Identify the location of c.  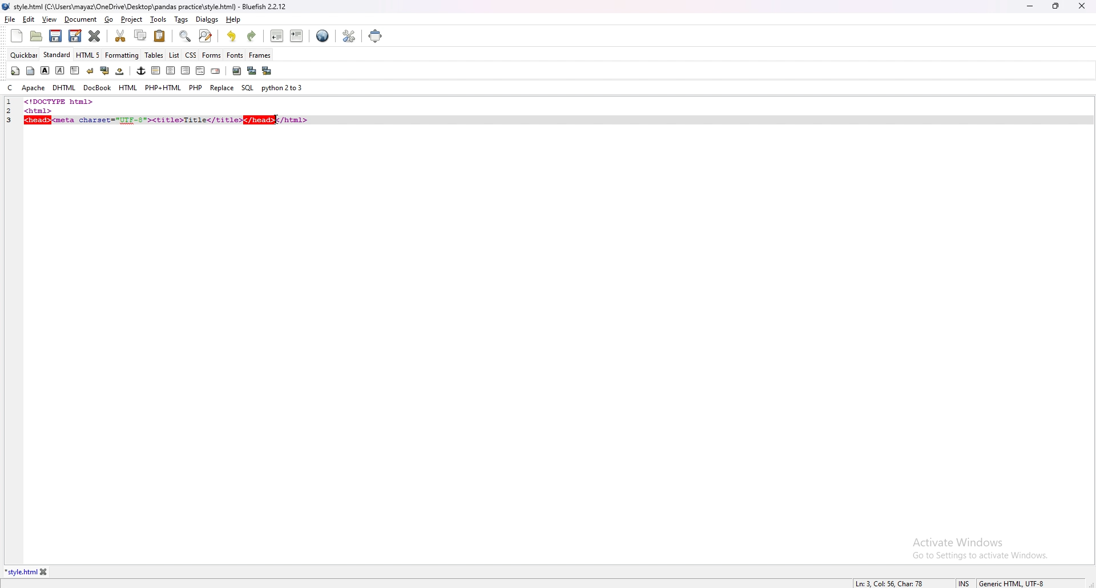
(10, 88).